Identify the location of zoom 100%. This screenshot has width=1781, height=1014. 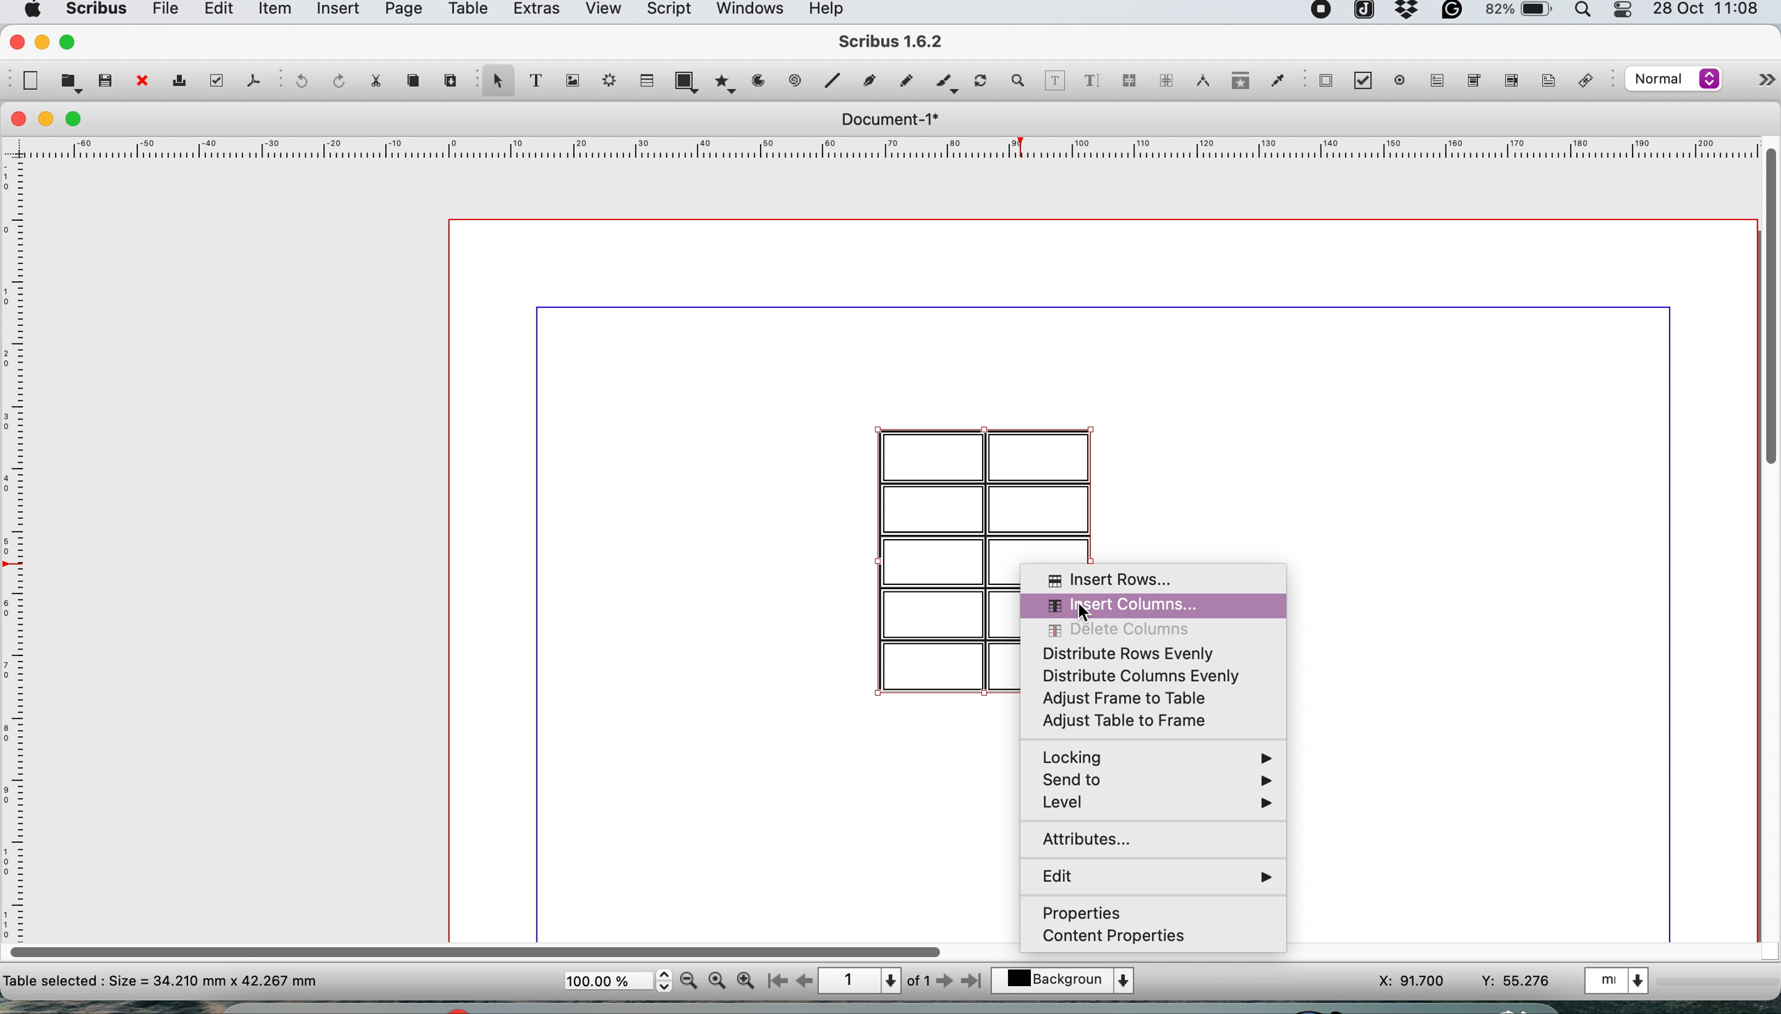
(720, 979).